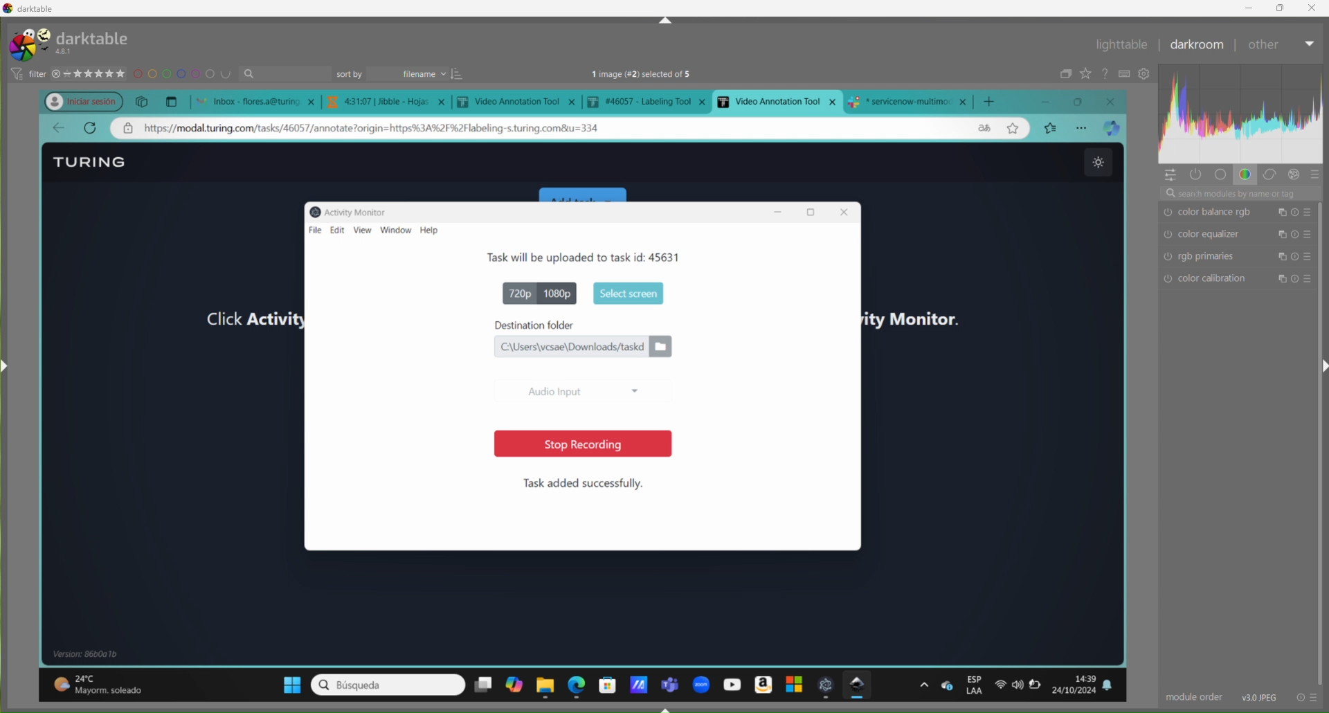  I want to click on stars, so click(89, 72).